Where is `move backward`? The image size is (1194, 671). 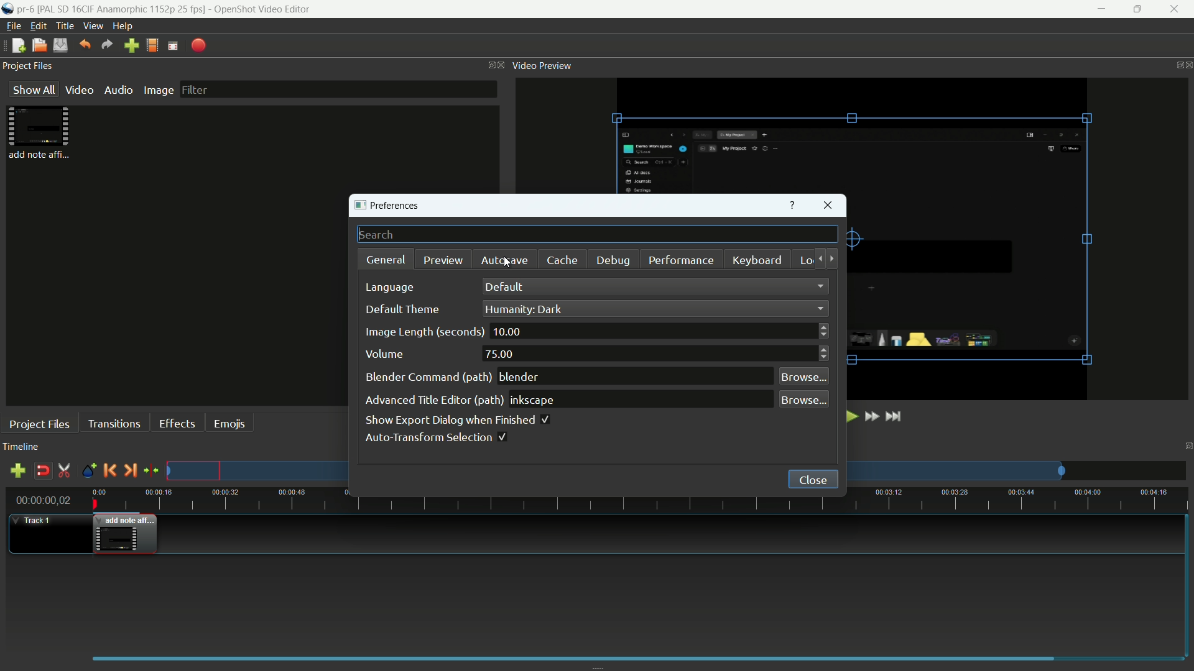 move backward is located at coordinates (817, 258).